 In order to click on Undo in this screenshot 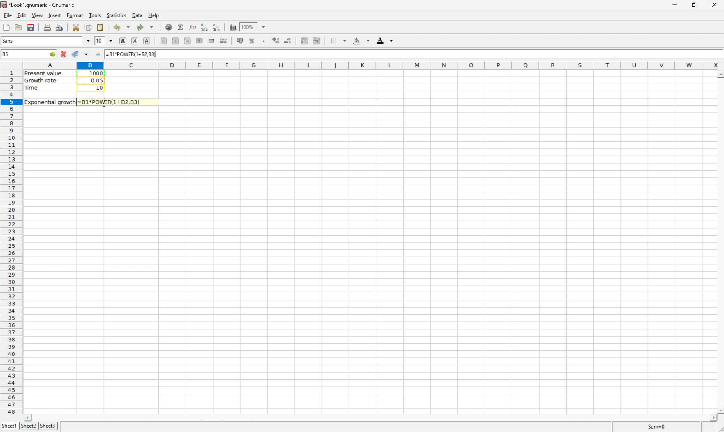, I will do `click(120, 27)`.